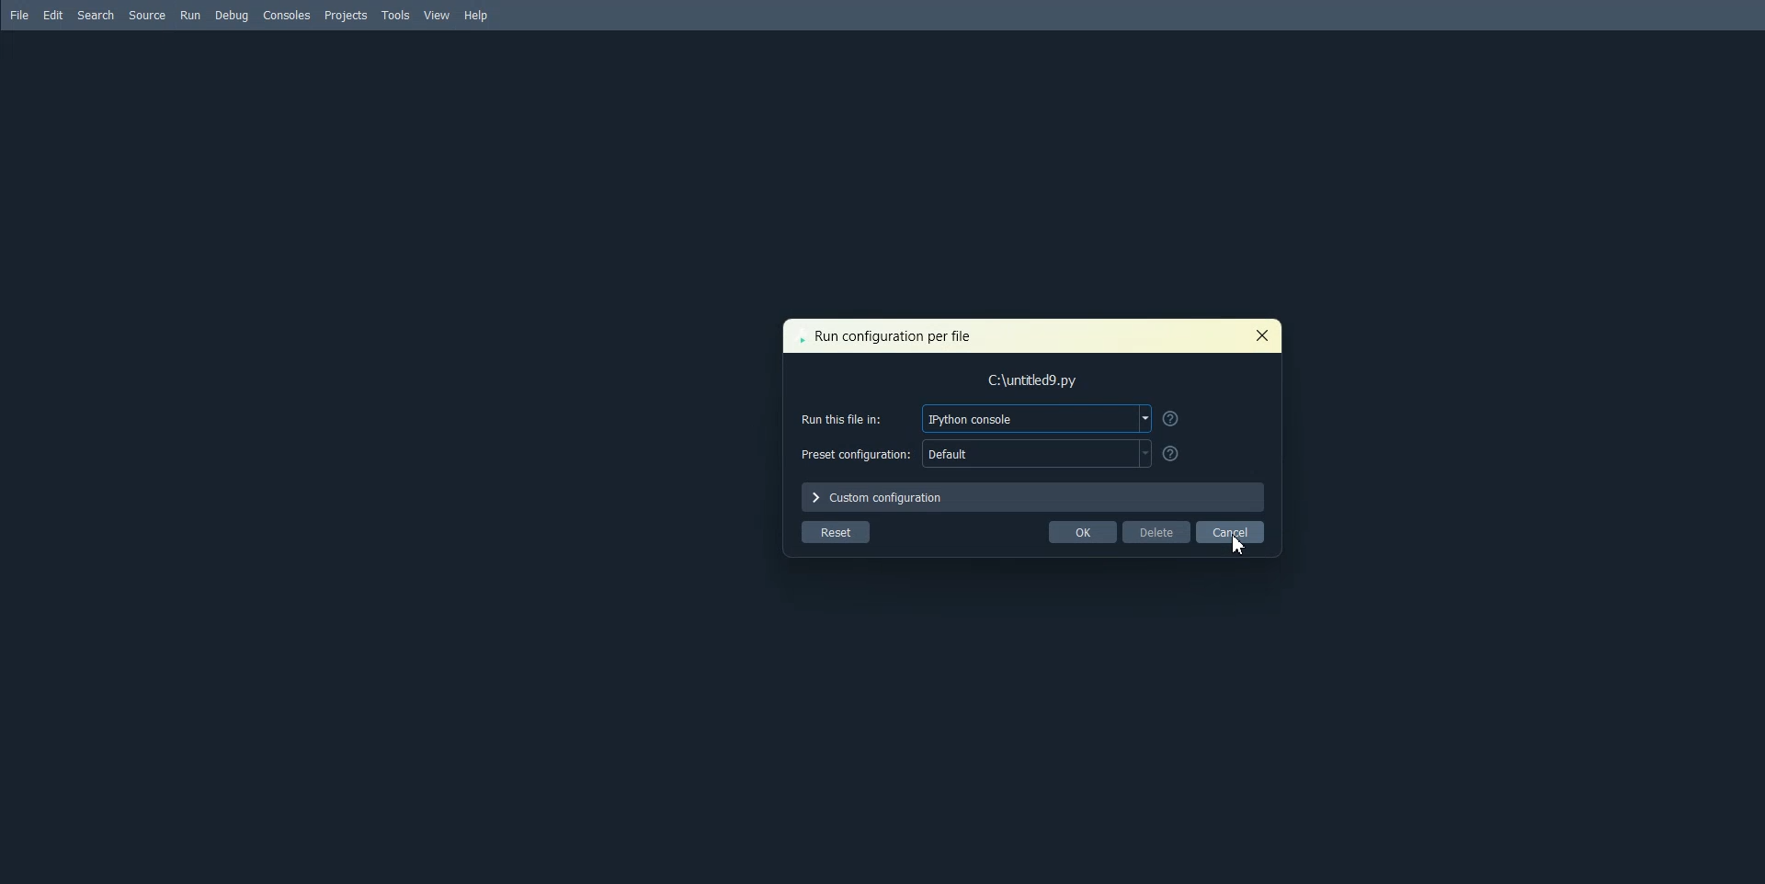 The height and width of the screenshot is (884, 1765). I want to click on Consoles, so click(287, 15).